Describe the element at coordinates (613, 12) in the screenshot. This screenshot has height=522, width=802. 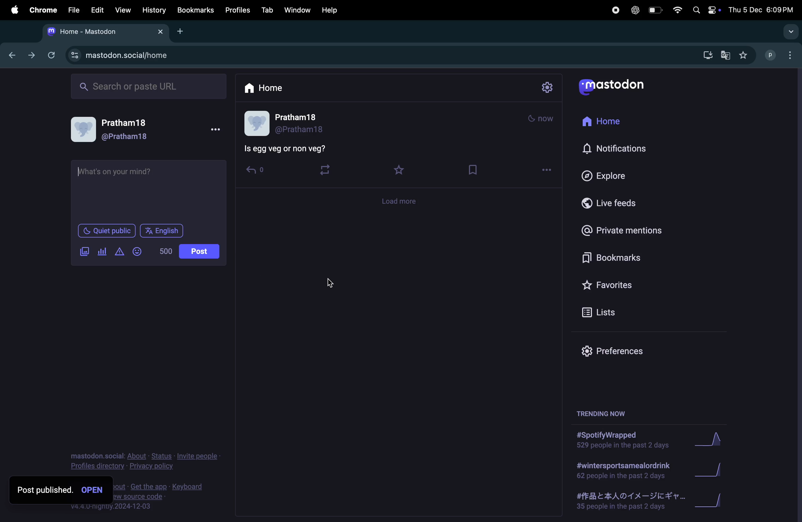
I see `record` at that location.